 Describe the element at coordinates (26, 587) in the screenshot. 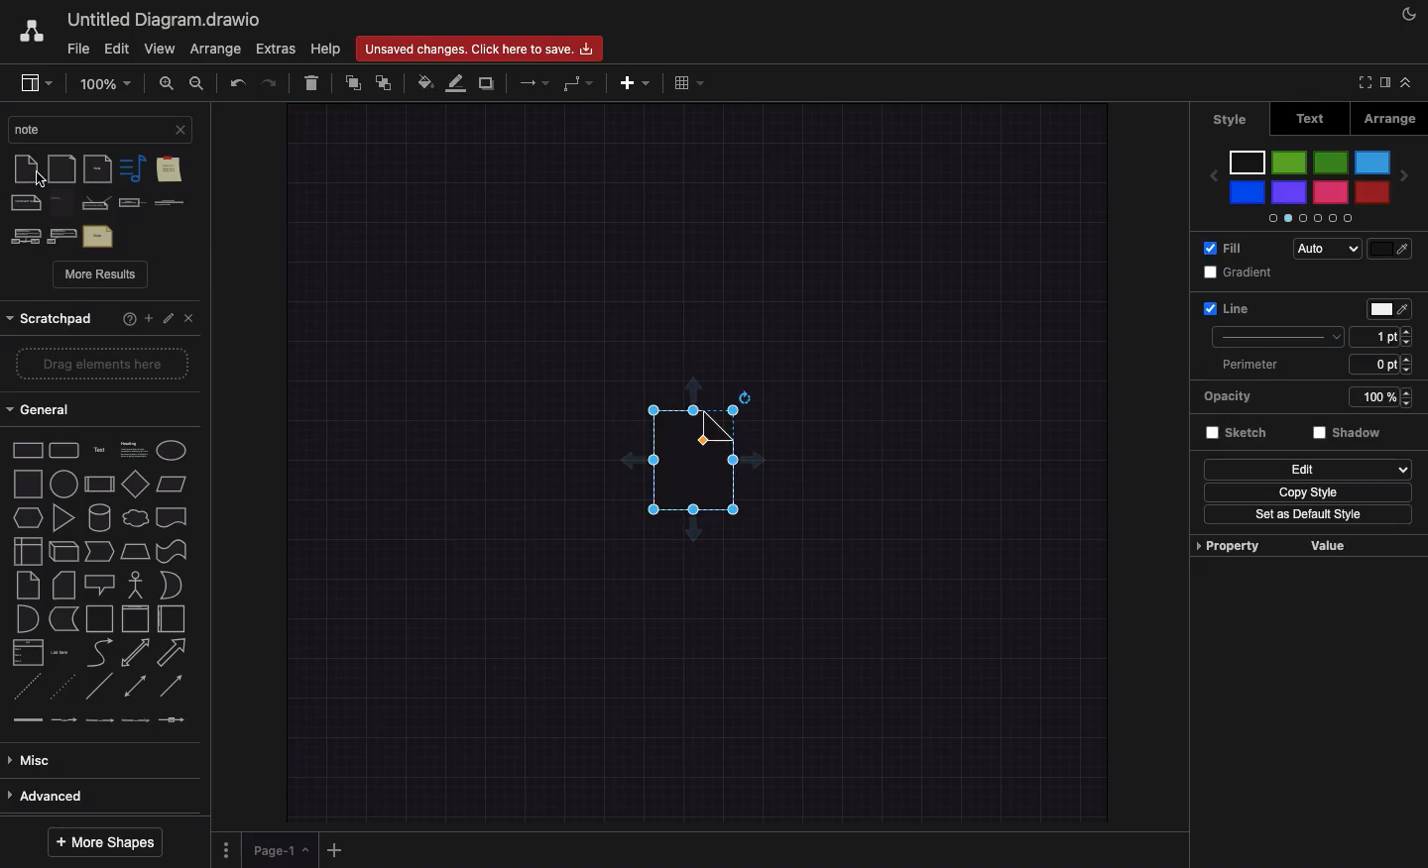

I see `note` at that location.